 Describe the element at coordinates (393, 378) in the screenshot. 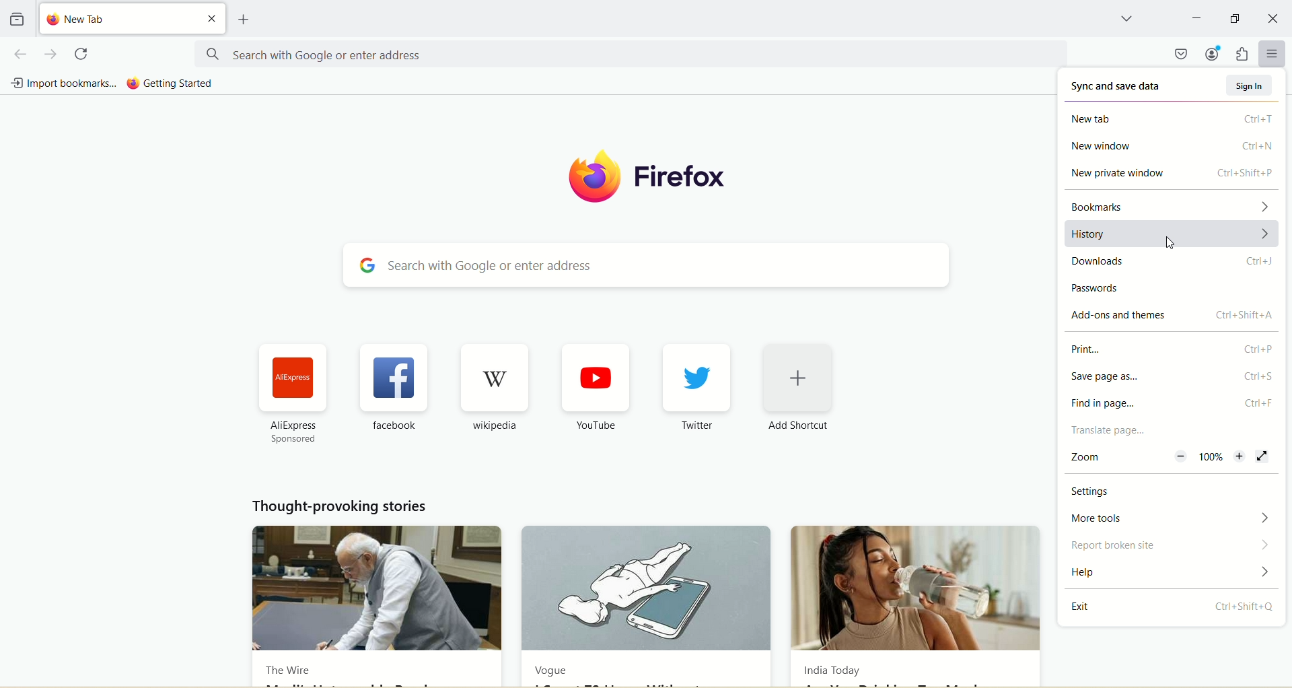

I see `facebook` at that location.